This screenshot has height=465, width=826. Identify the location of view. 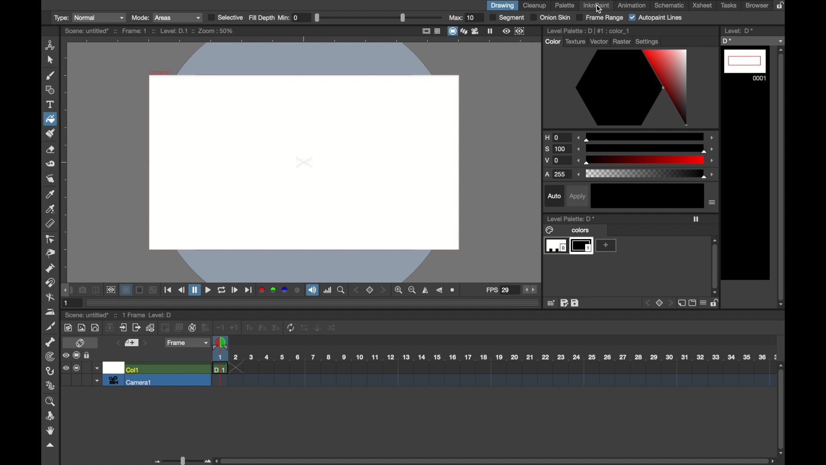
(505, 31).